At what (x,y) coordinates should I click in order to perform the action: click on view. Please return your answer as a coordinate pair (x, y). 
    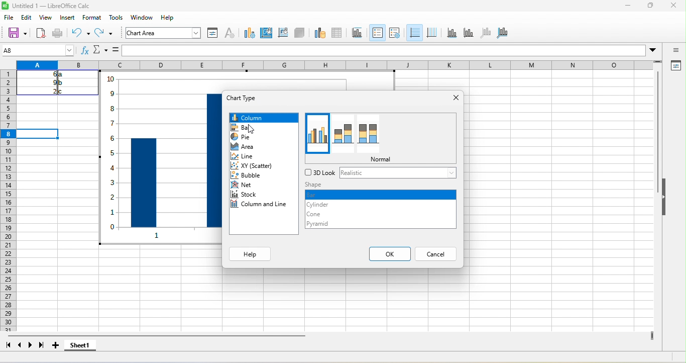
    Looking at the image, I should click on (47, 17).